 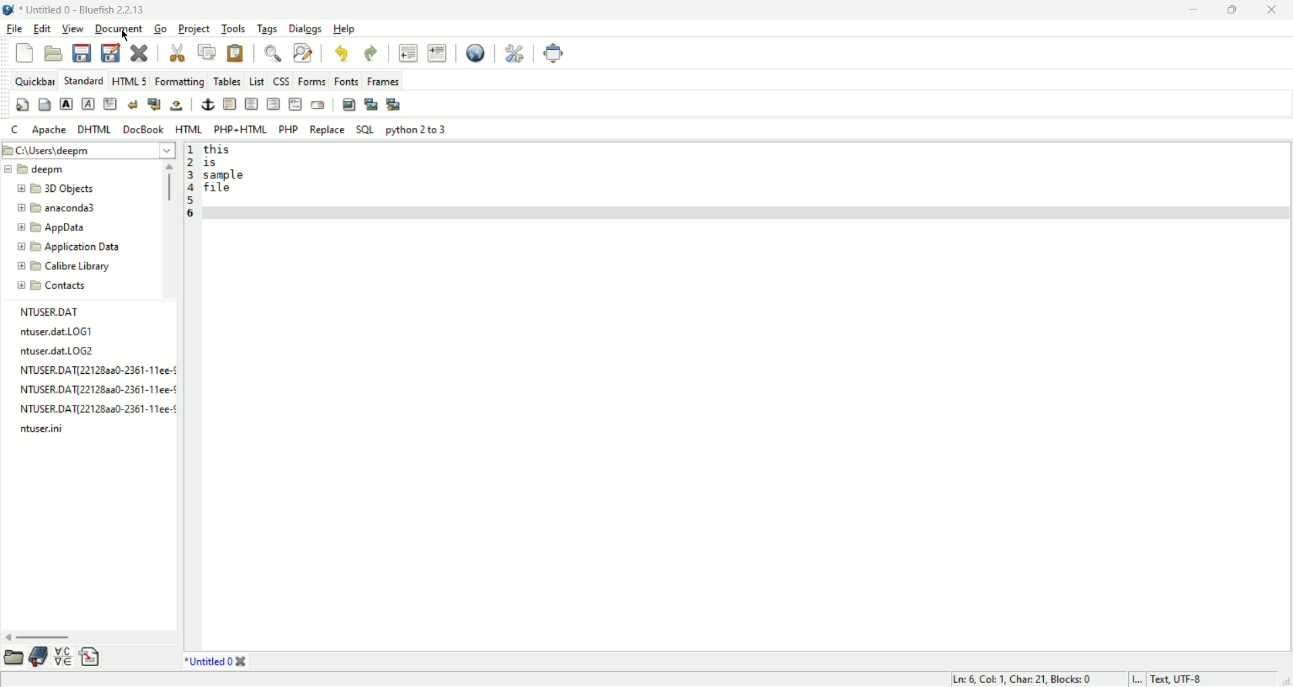 What do you see at coordinates (271, 53) in the screenshot?
I see `show find bar` at bounding box center [271, 53].